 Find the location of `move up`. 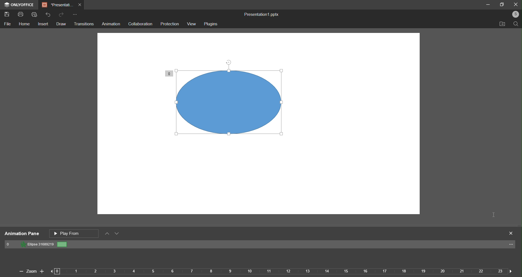

move up is located at coordinates (108, 234).